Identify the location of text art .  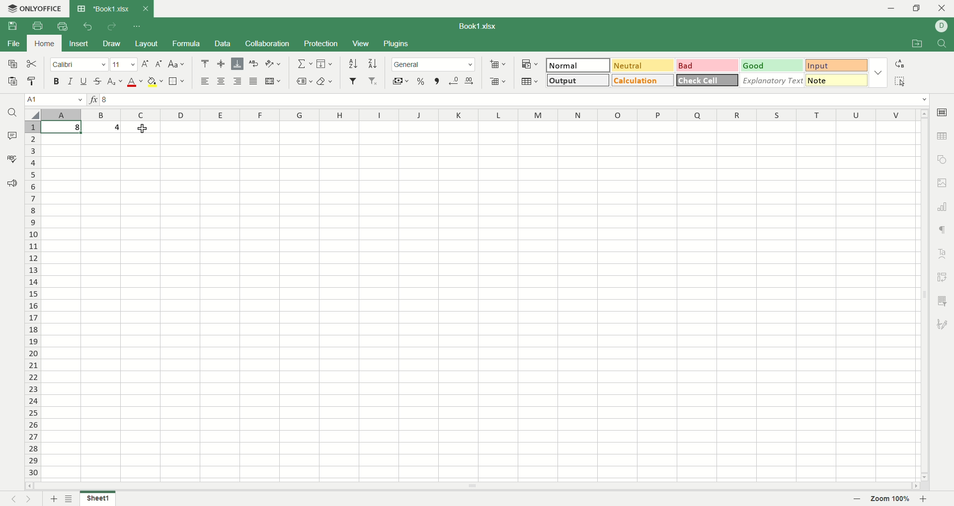
(943, 254).